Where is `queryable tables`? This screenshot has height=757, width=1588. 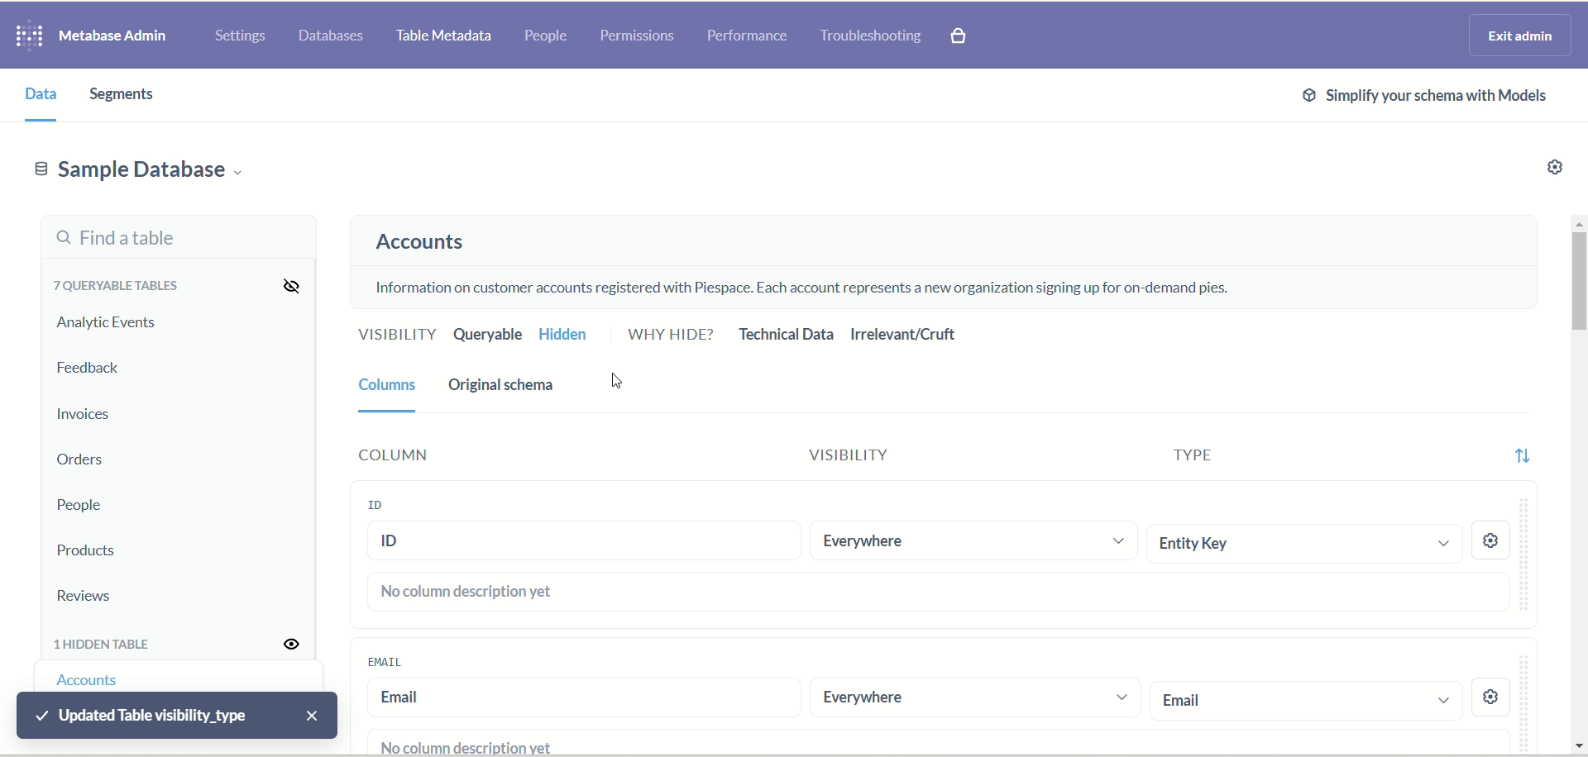 queryable tables is located at coordinates (115, 290).